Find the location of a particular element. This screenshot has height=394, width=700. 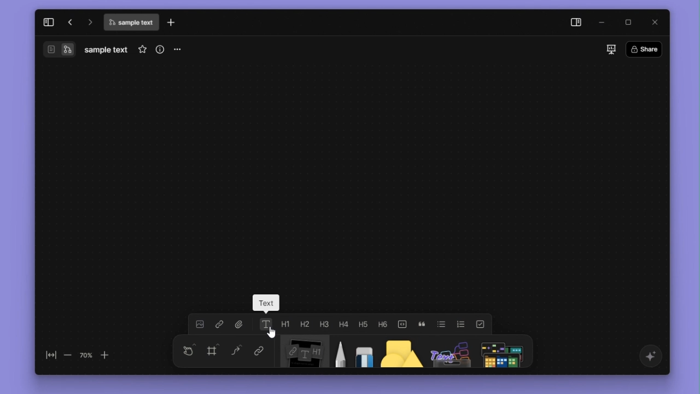

more info is located at coordinates (158, 49).